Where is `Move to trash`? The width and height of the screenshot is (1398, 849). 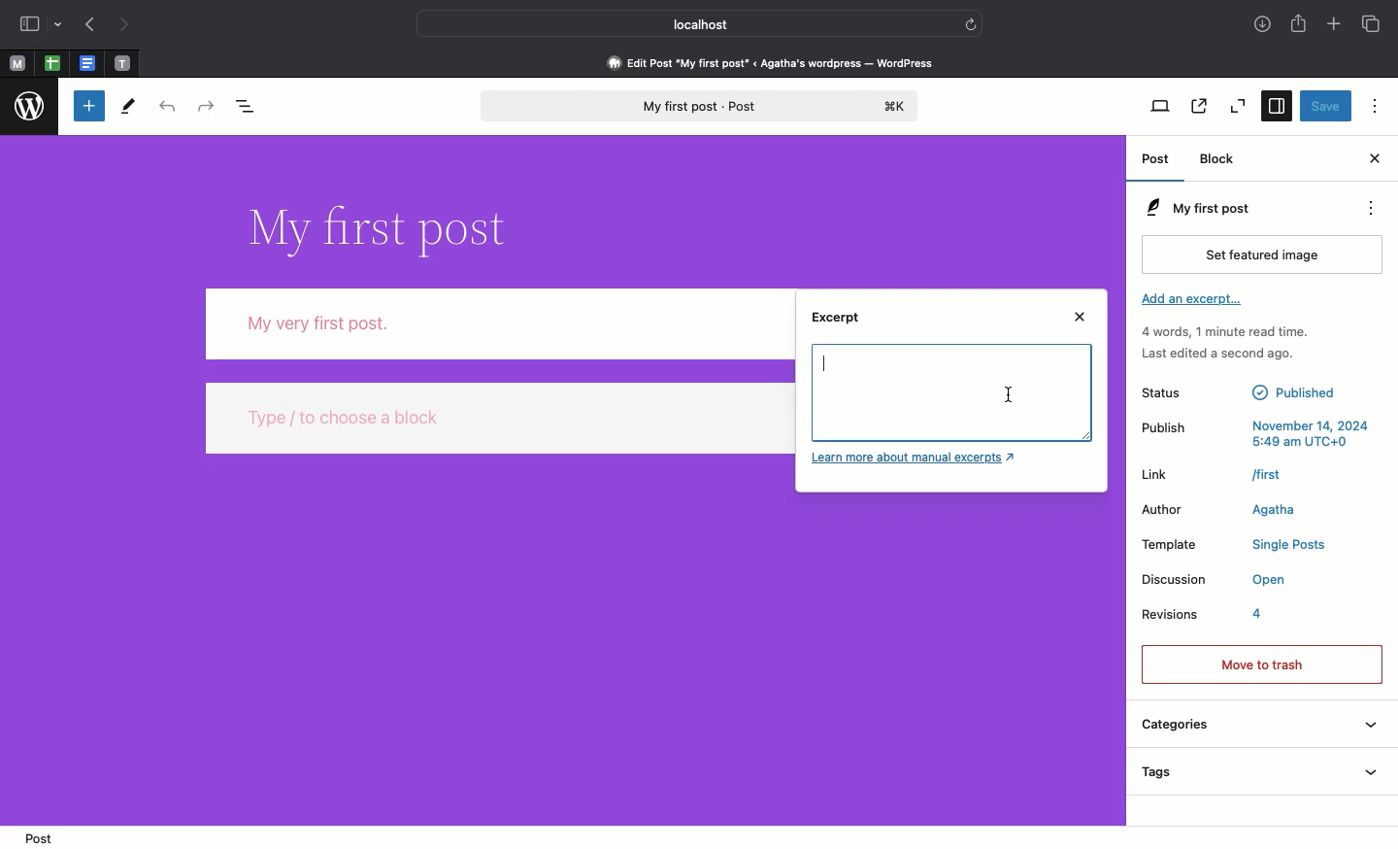
Move to trash is located at coordinates (1261, 662).